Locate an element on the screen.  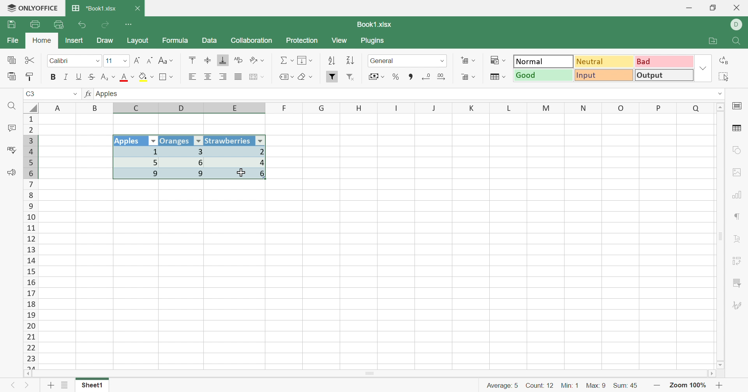
Print is located at coordinates (35, 24).